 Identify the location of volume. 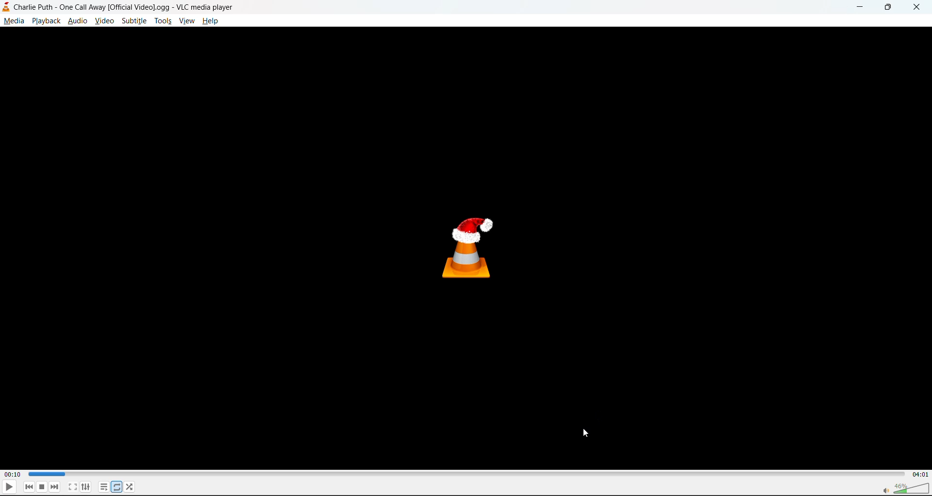
(903, 487).